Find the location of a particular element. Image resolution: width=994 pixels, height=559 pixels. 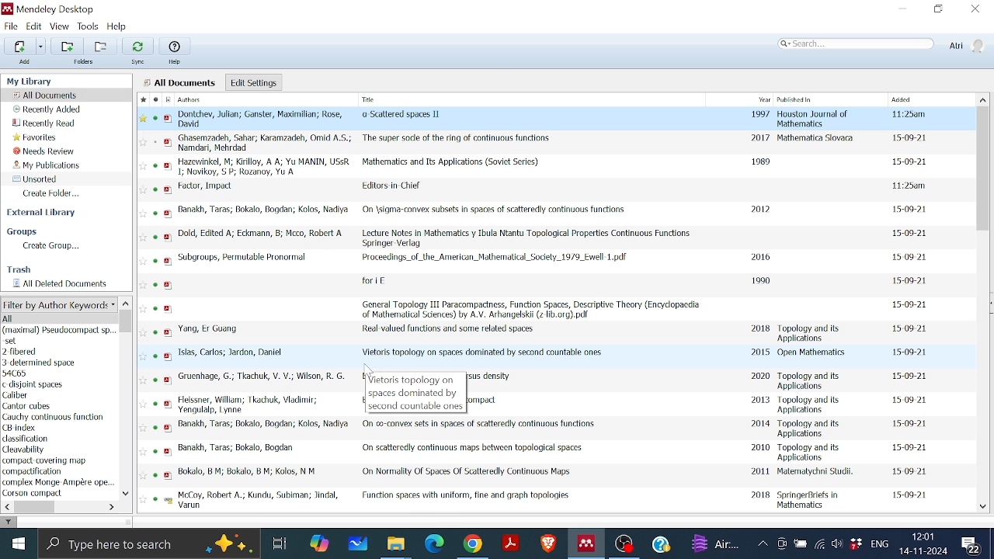

read status is located at coordinates (155, 168).